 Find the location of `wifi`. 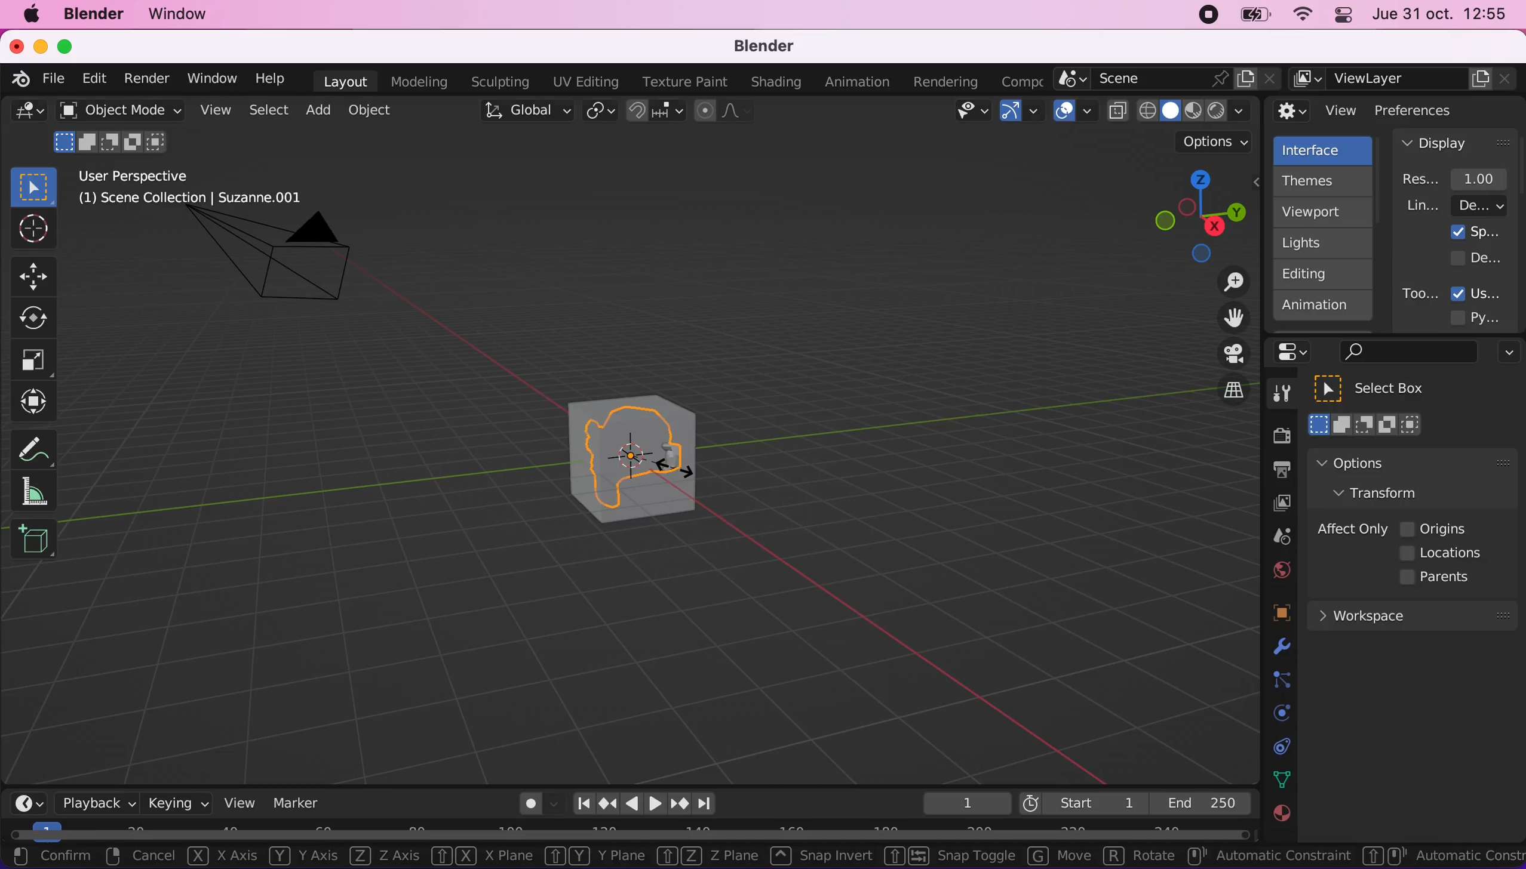

wifi is located at coordinates (1299, 17).